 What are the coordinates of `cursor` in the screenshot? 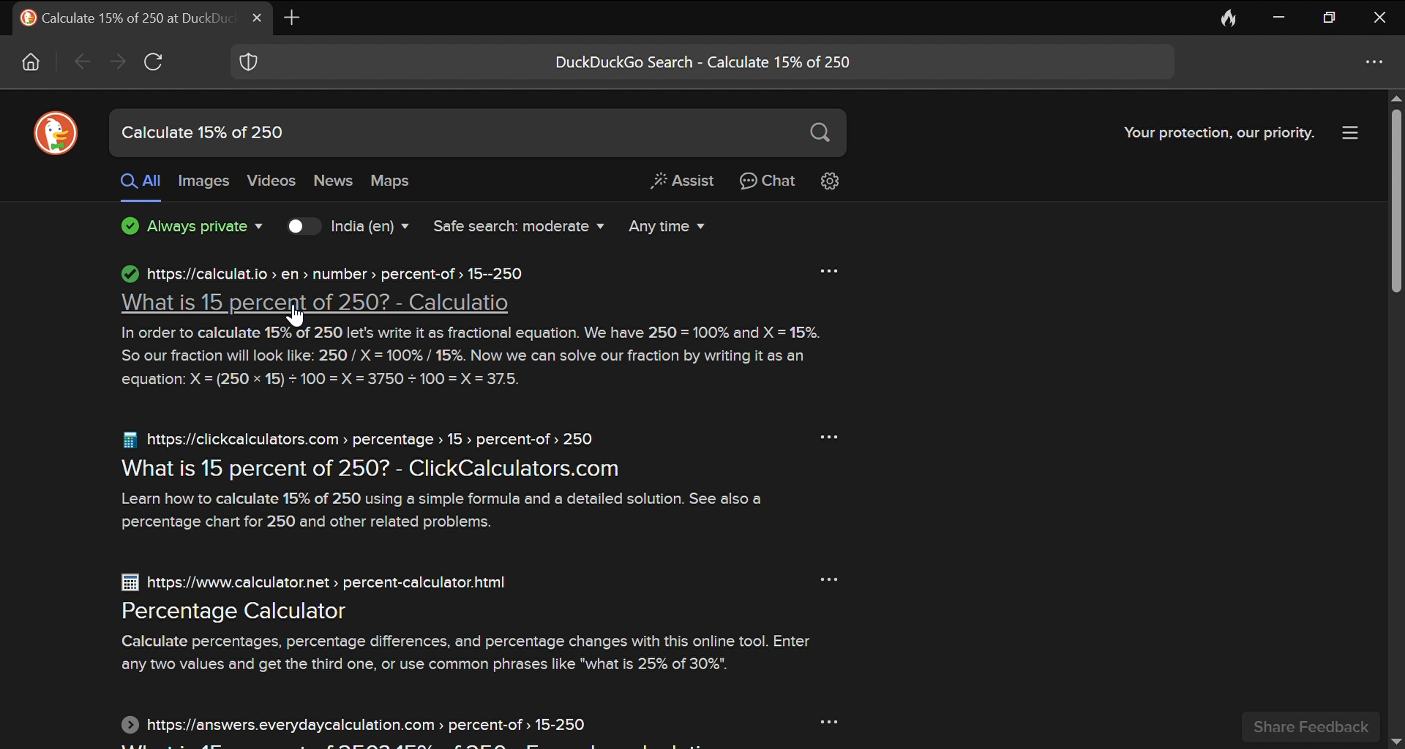 It's located at (298, 319).